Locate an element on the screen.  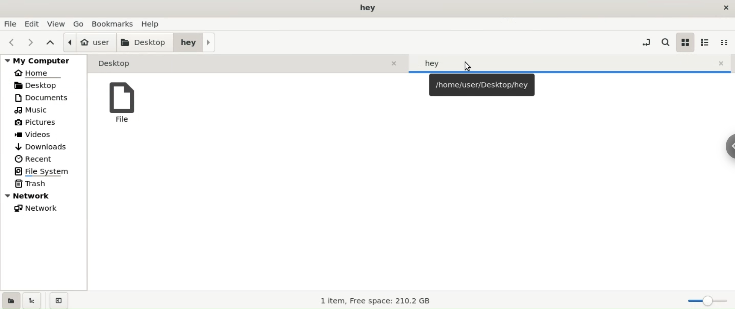
| /home/user/Desktop/hey is located at coordinates (481, 85).